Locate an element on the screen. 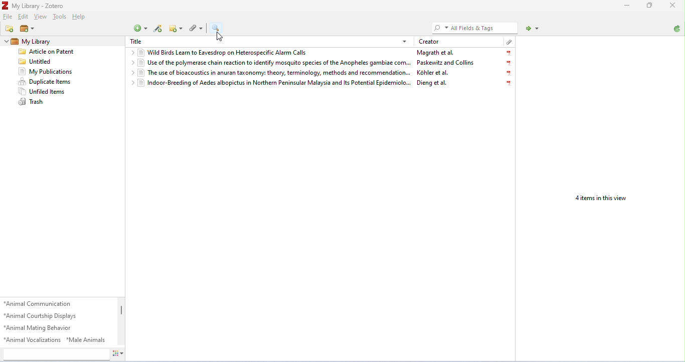  pdf icon is located at coordinates (509, 63).